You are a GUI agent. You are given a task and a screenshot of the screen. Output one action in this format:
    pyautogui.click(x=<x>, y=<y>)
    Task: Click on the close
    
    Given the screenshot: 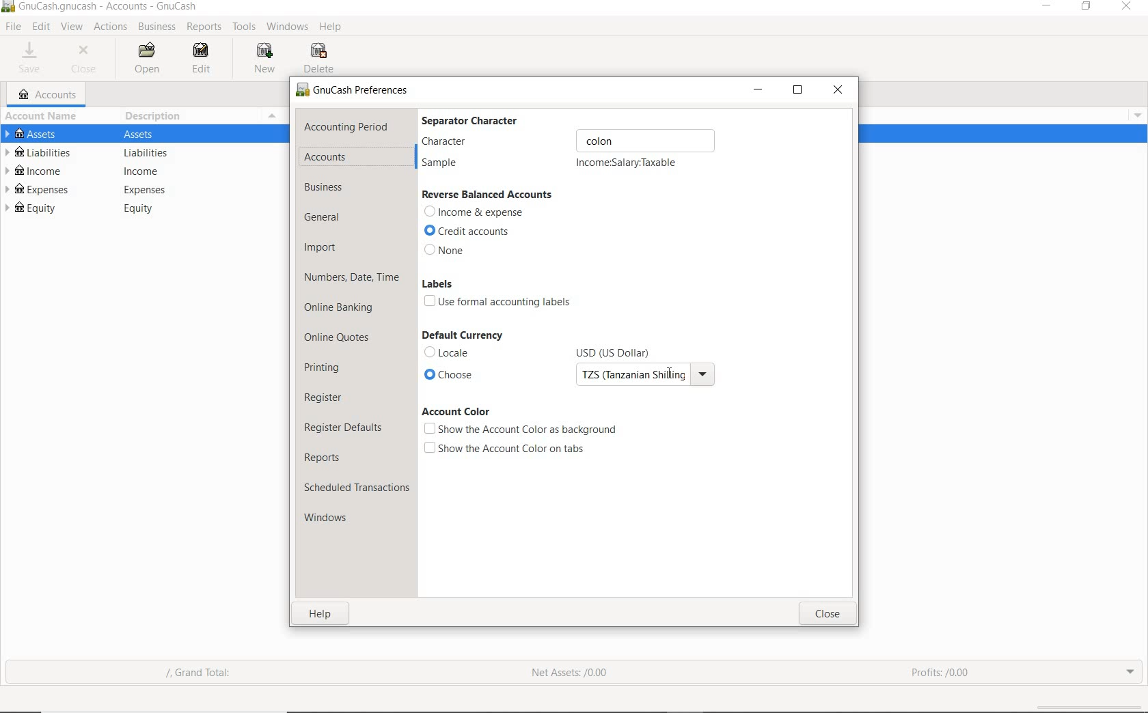 What is the action you would take?
    pyautogui.click(x=839, y=89)
    